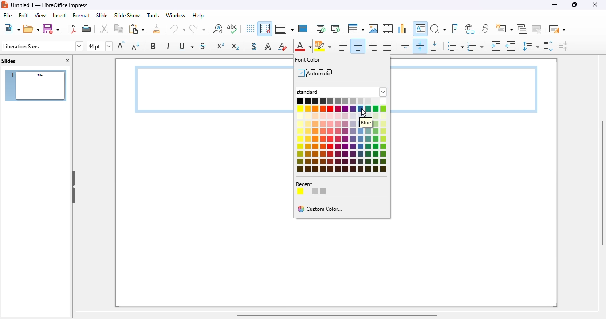 The height and width of the screenshot is (319, 606). What do you see at coordinates (100, 46) in the screenshot?
I see `font size` at bounding box center [100, 46].